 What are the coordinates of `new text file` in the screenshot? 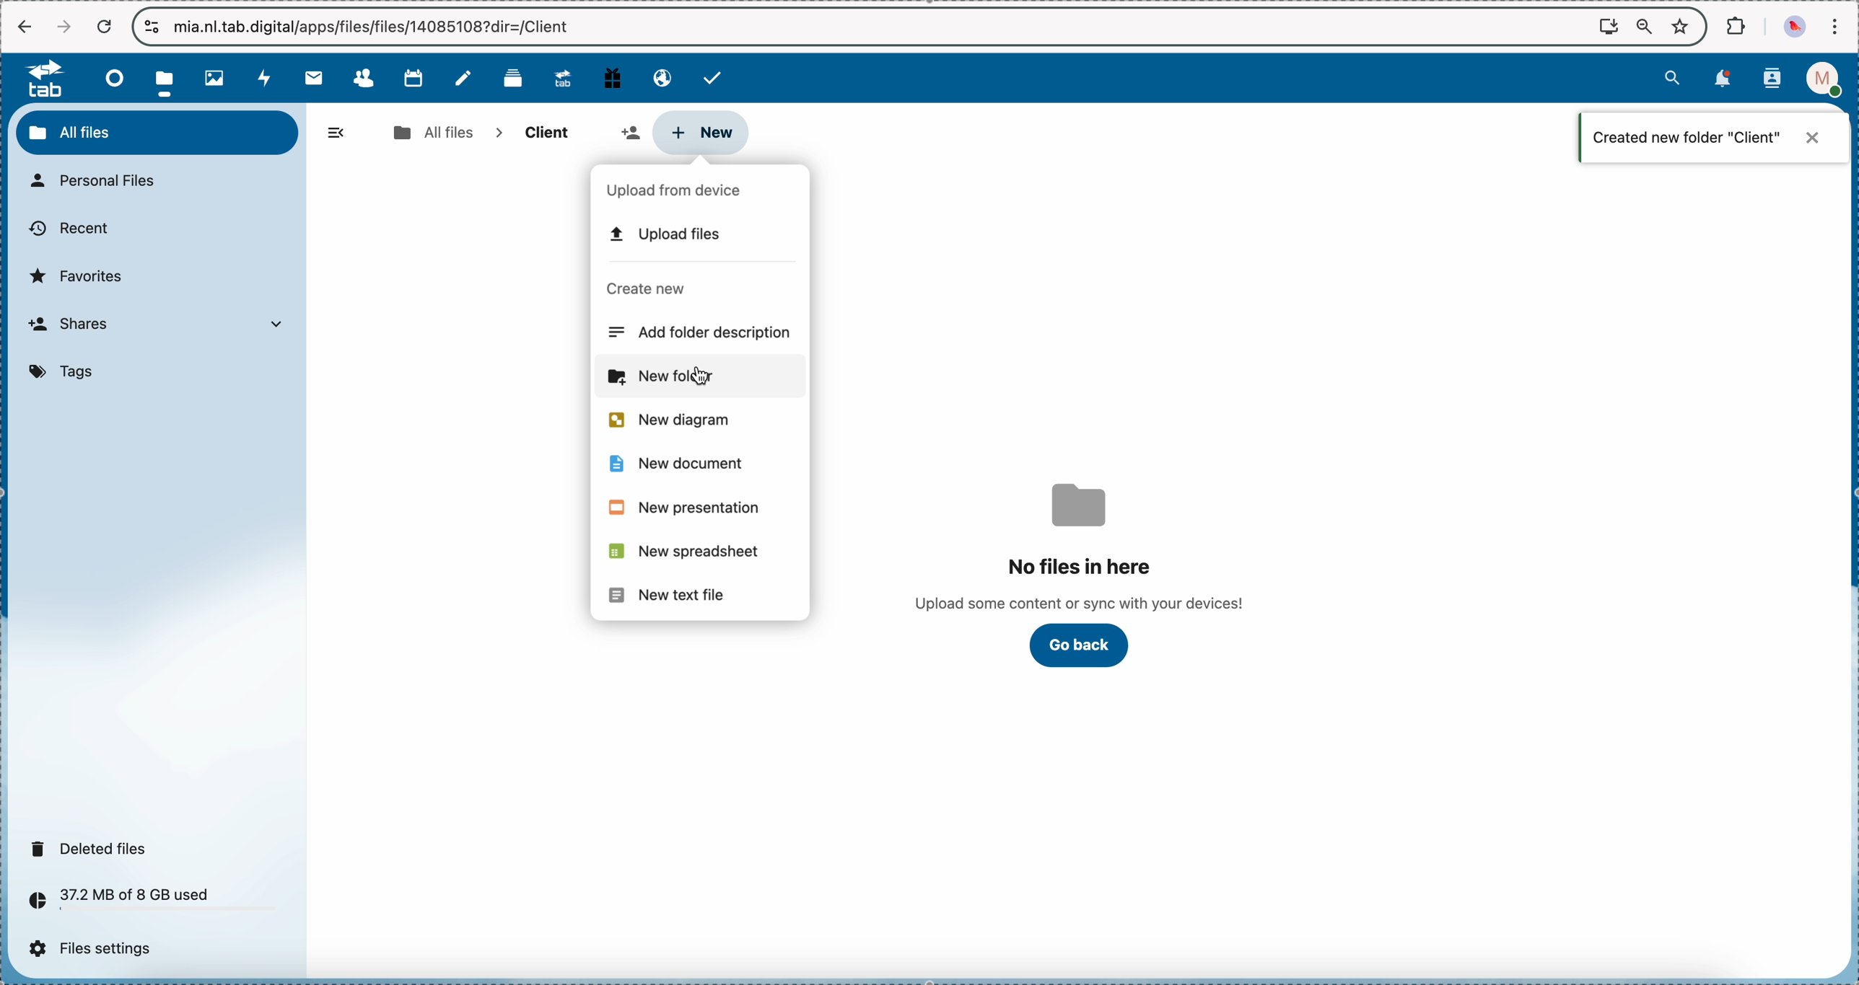 It's located at (669, 596).